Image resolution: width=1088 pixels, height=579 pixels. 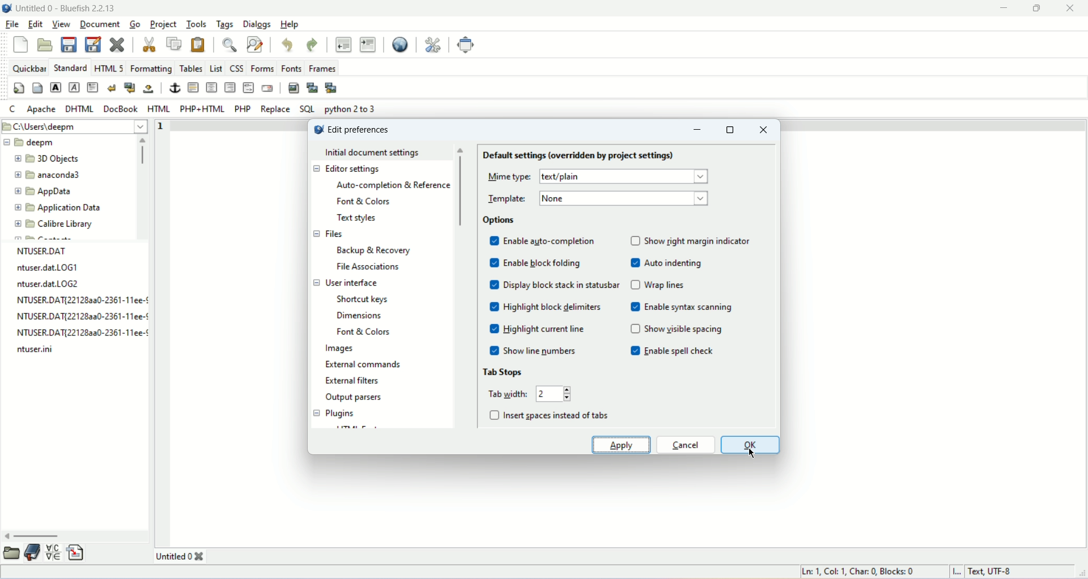 I want to click on cursor, so click(x=755, y=454).